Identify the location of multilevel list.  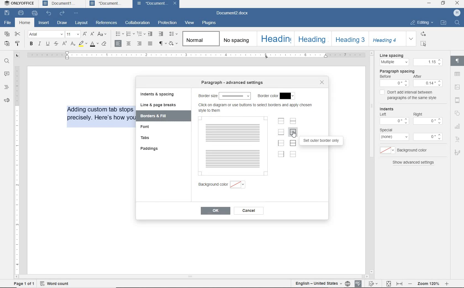
(140, 33).